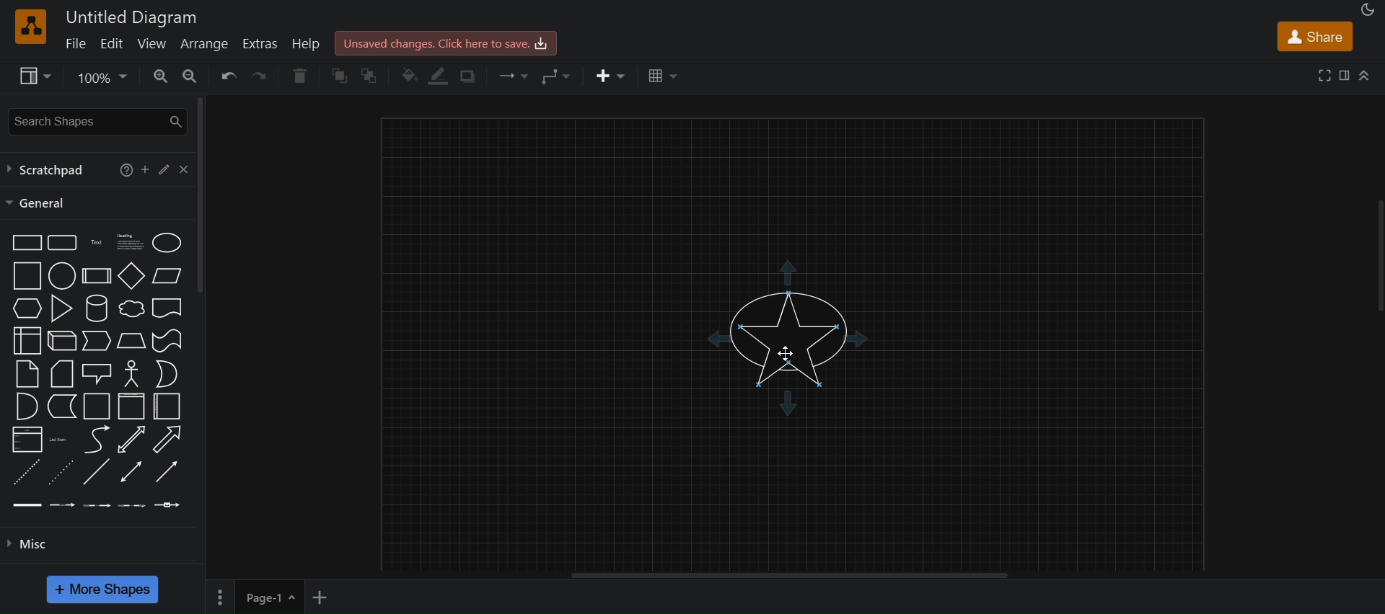  I want to click on delete, so click(301, 76).